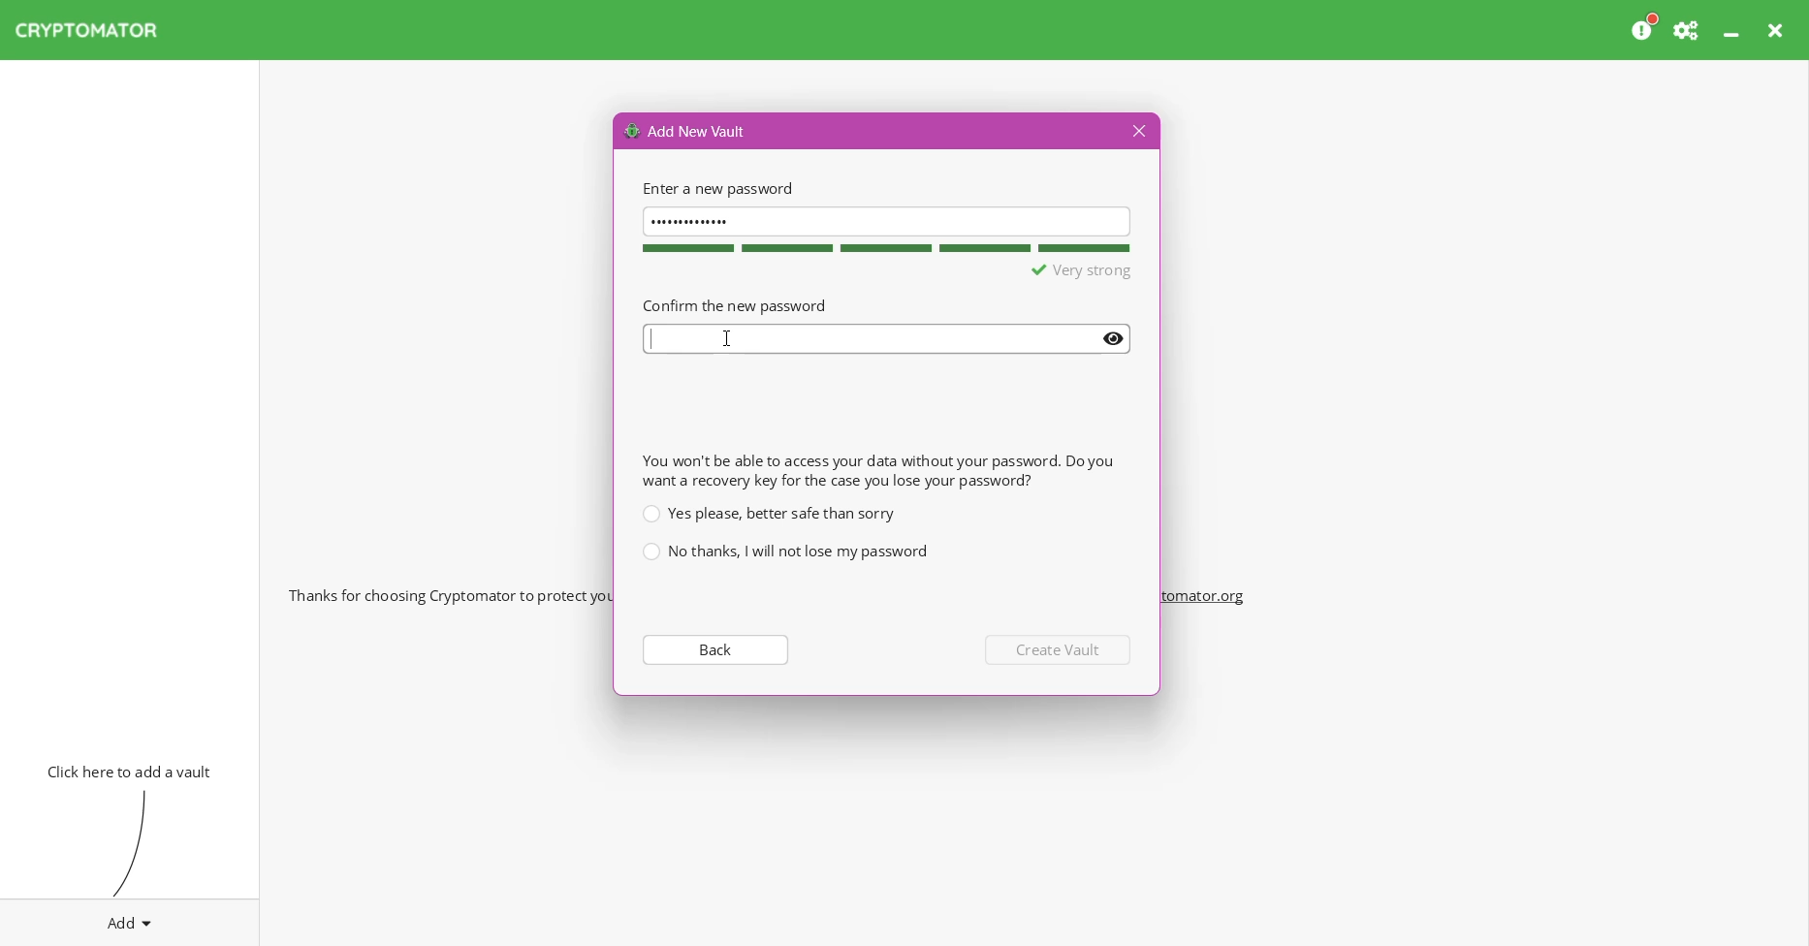 This screenshot has height=946, width=1809. Describe the element at coordinates (1778, 30) in the screenshot. I see `Close` at that location.